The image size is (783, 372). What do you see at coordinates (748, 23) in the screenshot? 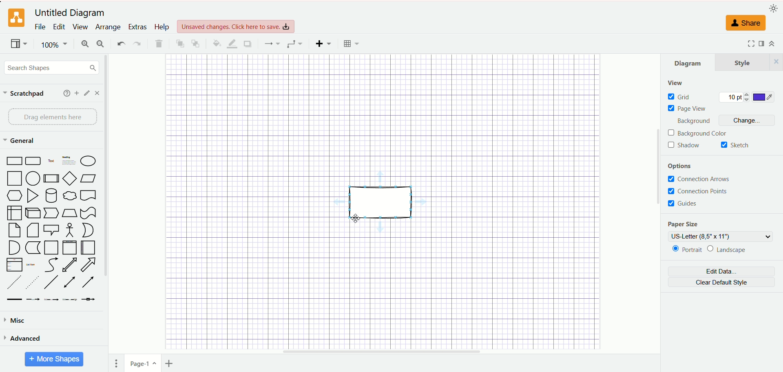
I see `share` at bounding box center [748, 23].